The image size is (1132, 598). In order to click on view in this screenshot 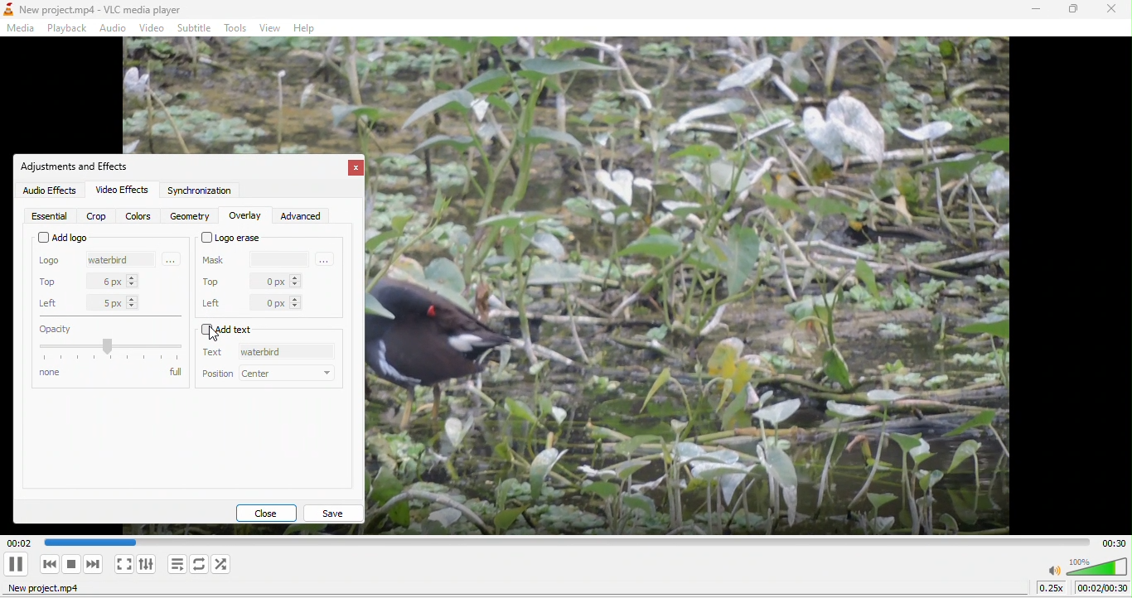, I will do `click(271, 27)`.